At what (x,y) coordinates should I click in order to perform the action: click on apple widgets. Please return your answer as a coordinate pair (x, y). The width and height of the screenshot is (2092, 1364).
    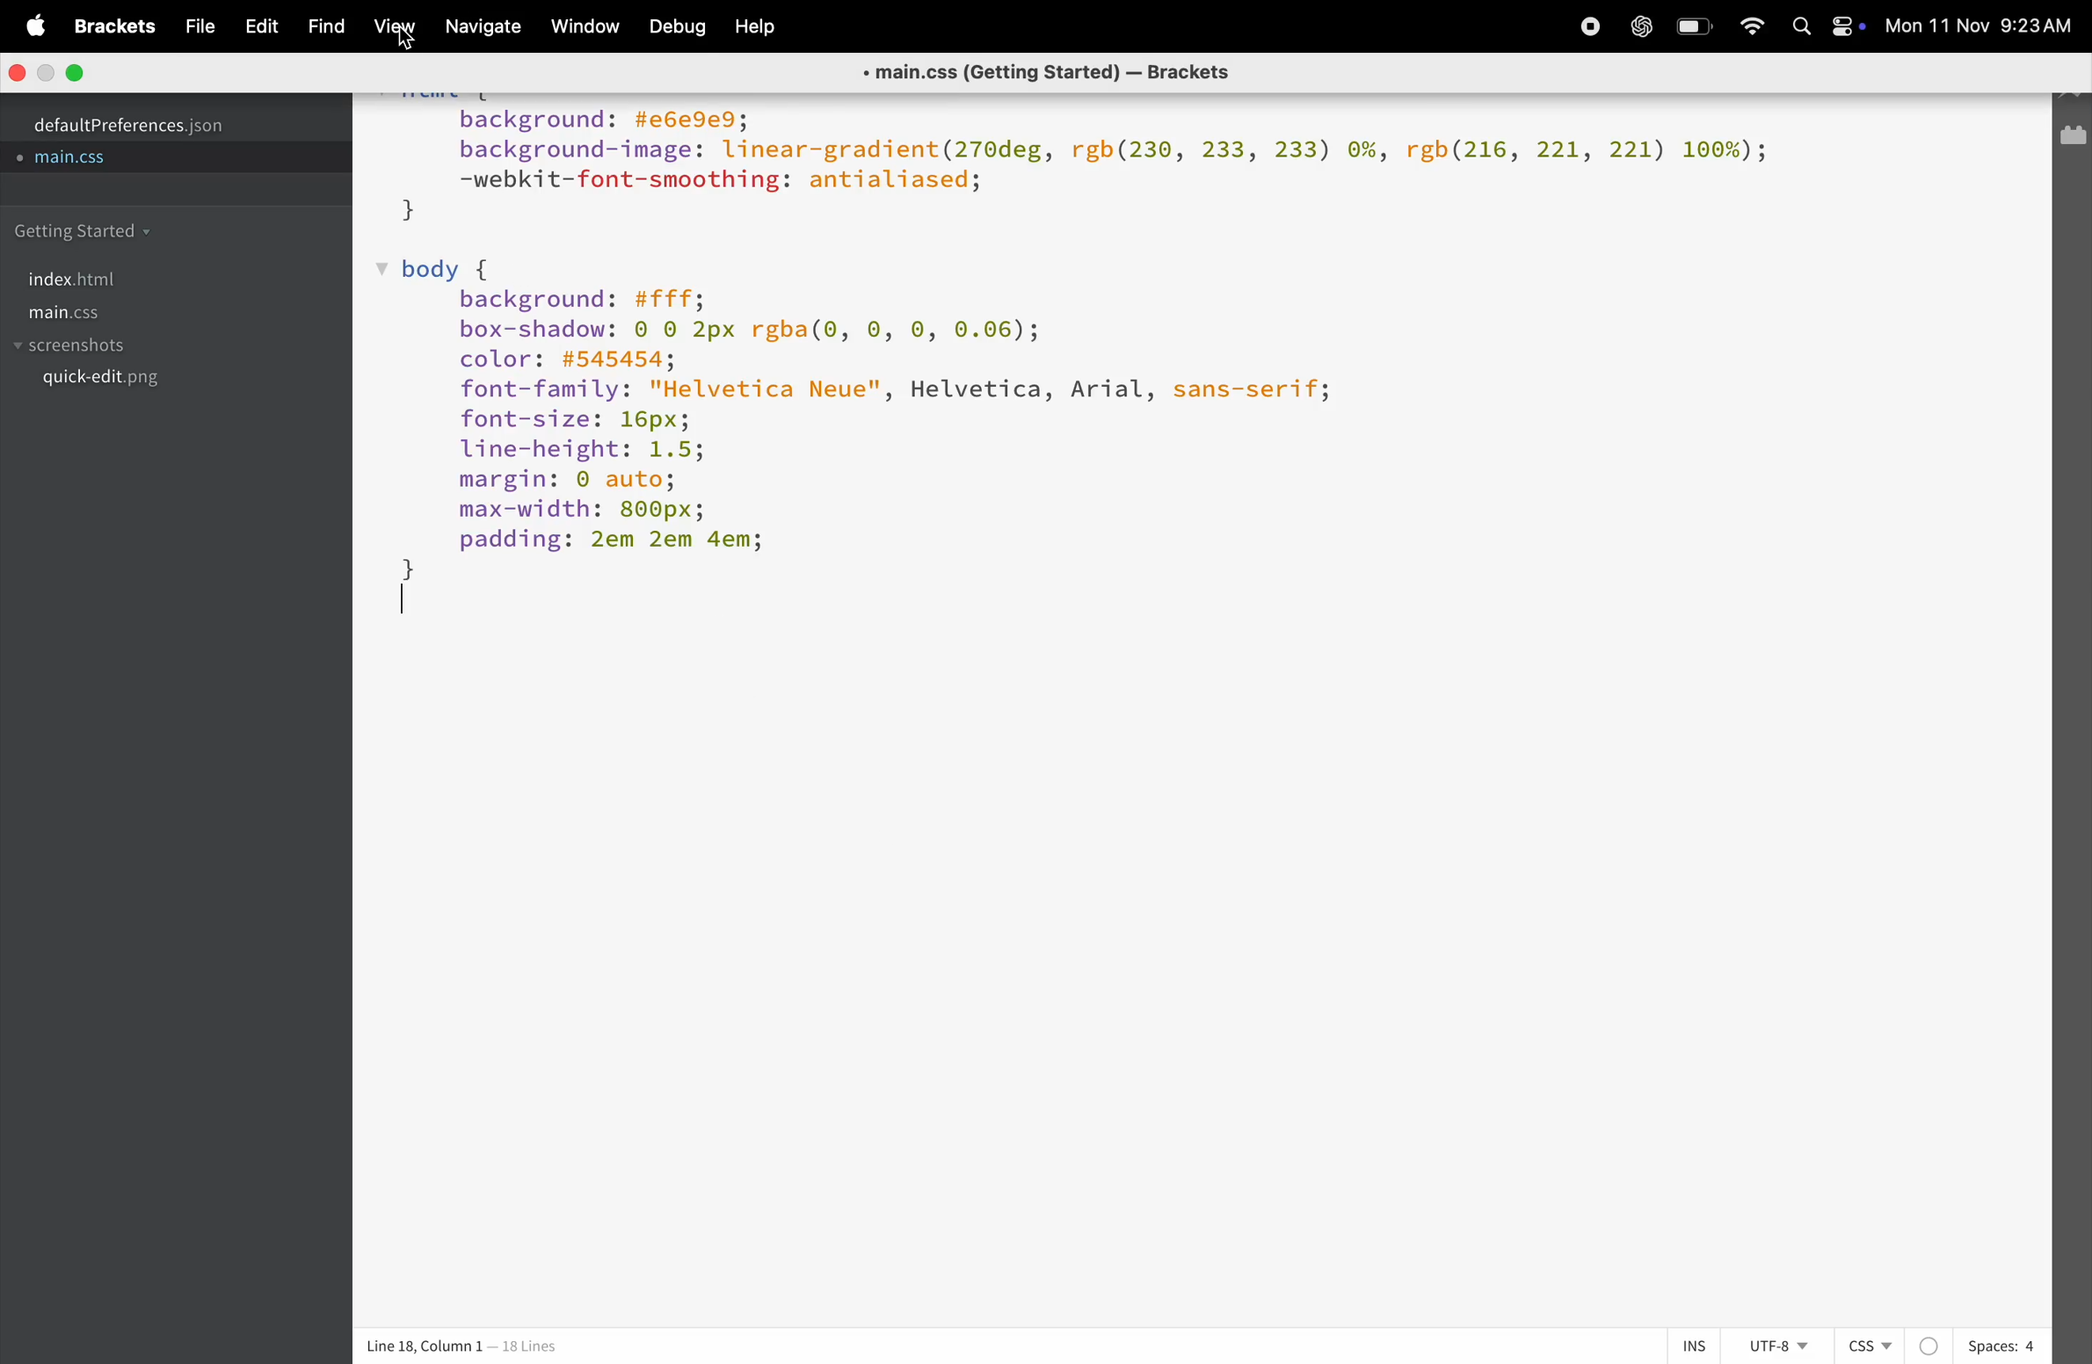
    Looking at the image, I should click on (1825, 28).